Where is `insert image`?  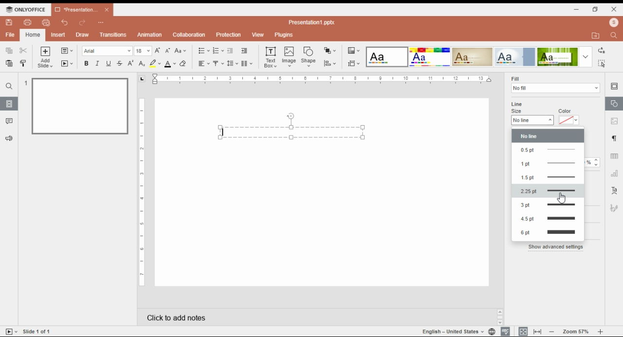 insert image is located at coordinates (290, 57).